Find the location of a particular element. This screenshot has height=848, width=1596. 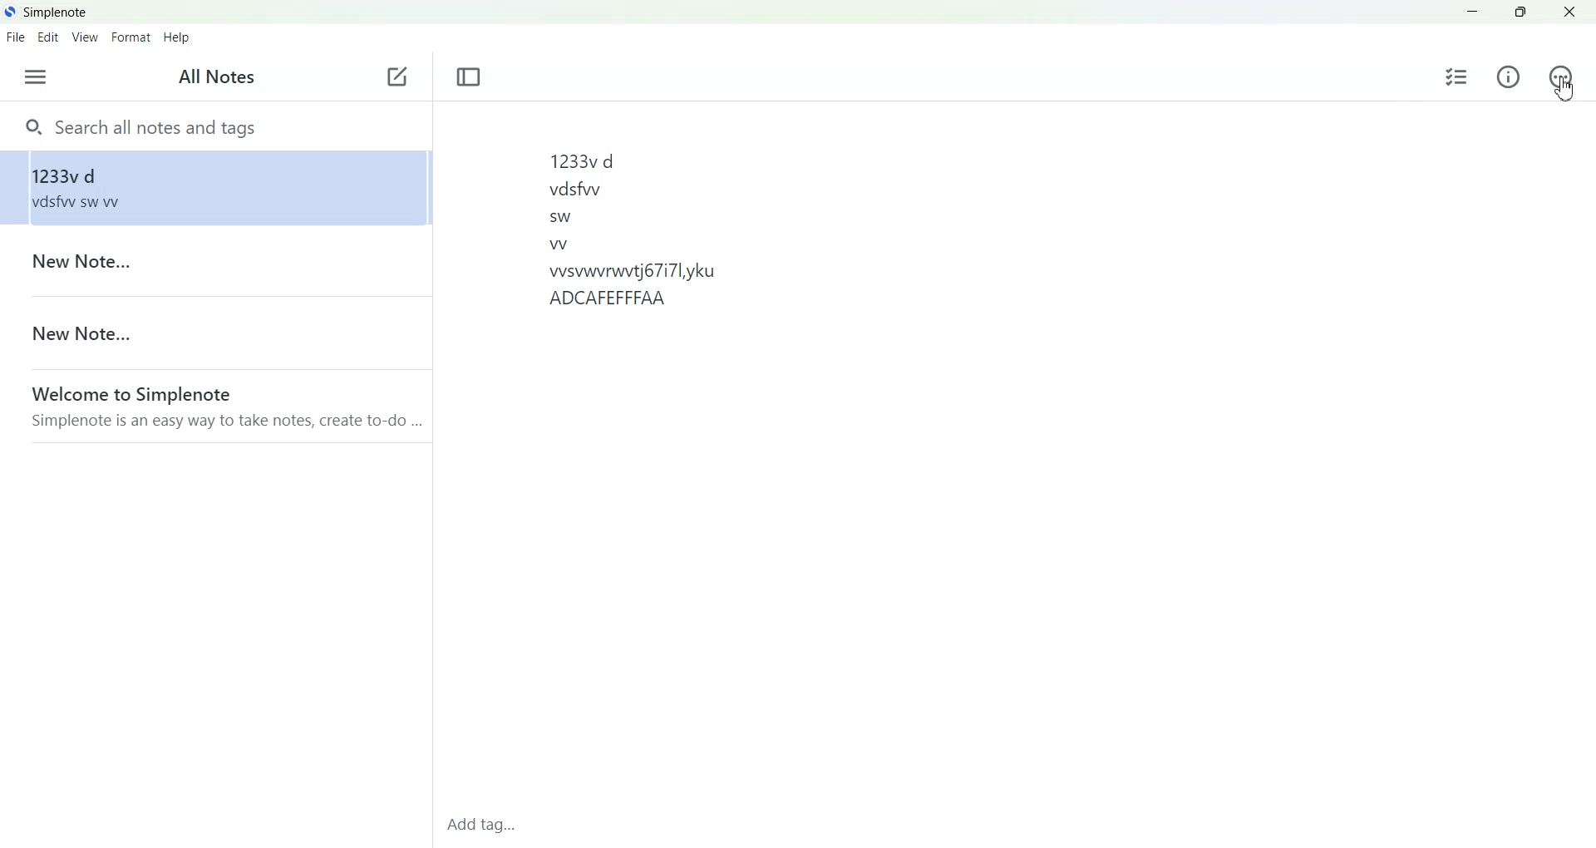

Add Note is located at coordinates (397, 77).